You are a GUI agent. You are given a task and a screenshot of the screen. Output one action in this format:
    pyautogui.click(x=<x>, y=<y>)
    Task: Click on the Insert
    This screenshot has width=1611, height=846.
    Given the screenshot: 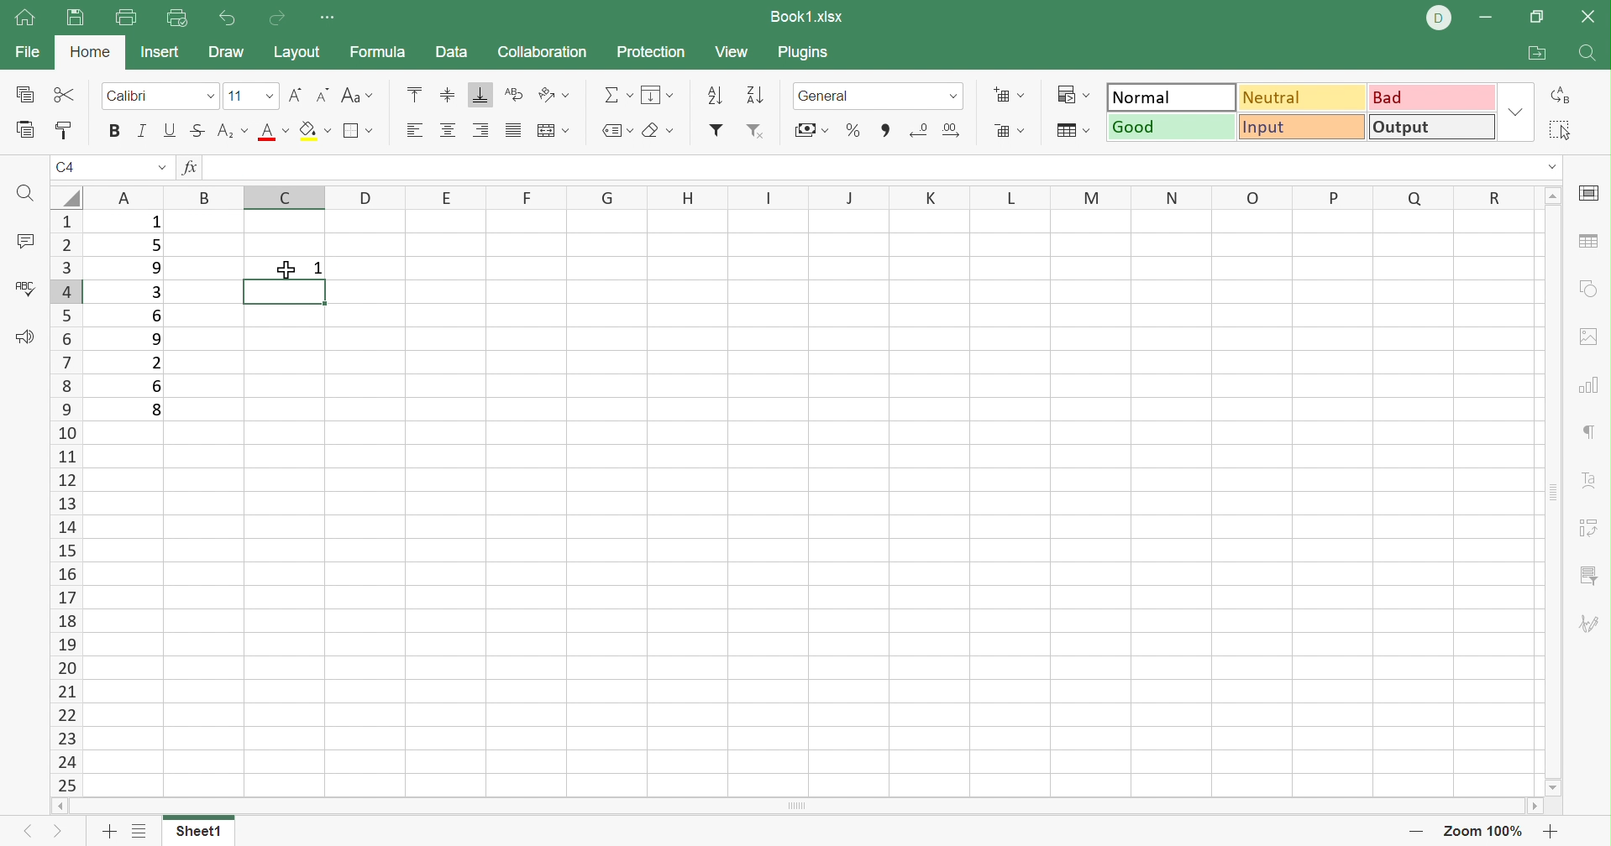 What is the action you would take?
    pyautogui.click(x=160, y=54)
    